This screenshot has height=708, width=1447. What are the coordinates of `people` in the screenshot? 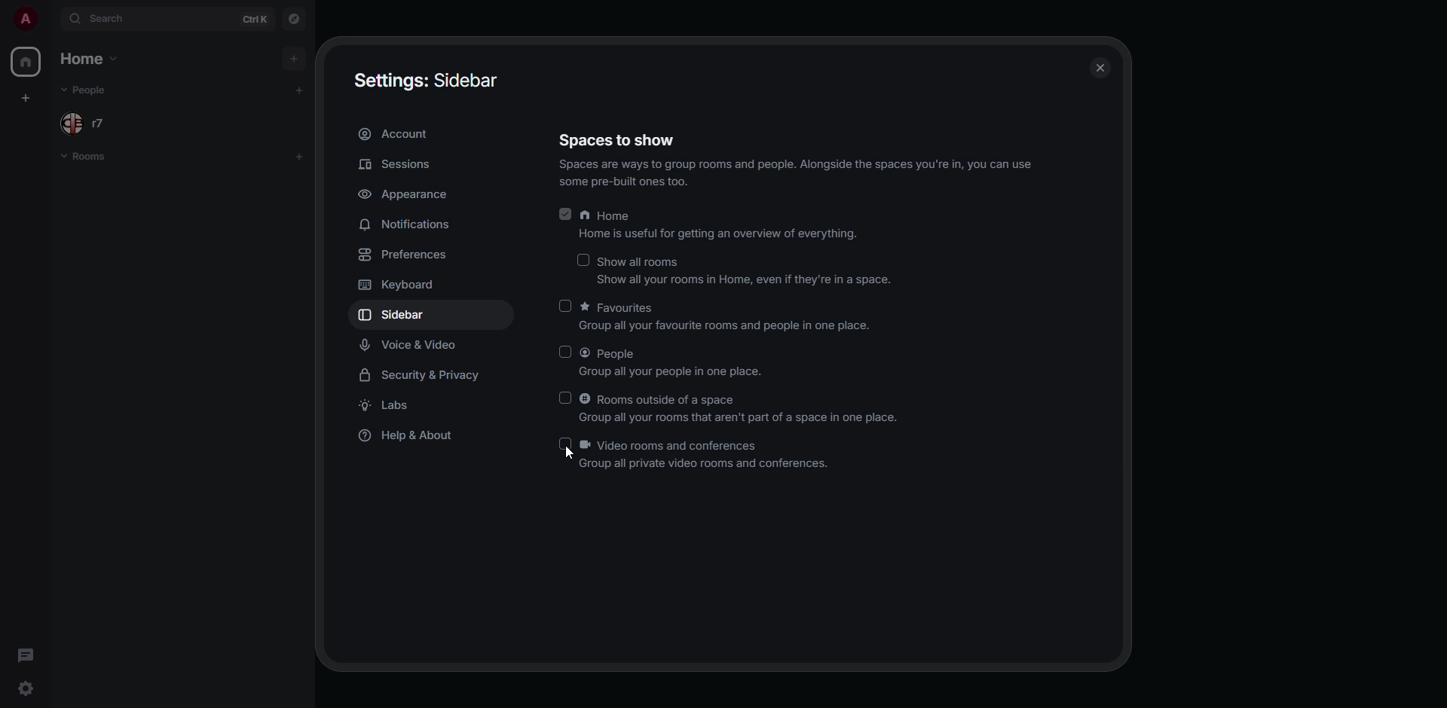 It's located at (672, 363).